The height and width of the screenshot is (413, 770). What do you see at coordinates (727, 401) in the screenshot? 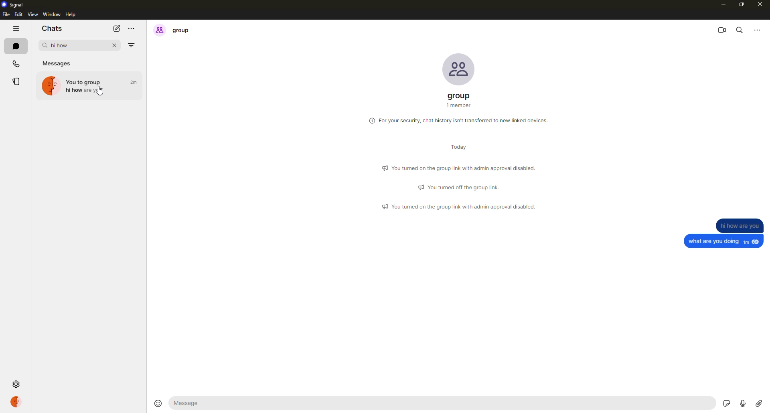
I see `stickers` at bounding box center [727, 401].